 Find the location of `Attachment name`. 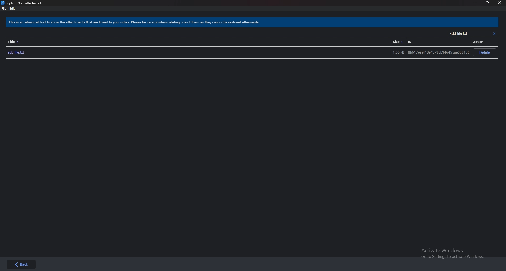

Attachment name is located at coordinates (460, 33).